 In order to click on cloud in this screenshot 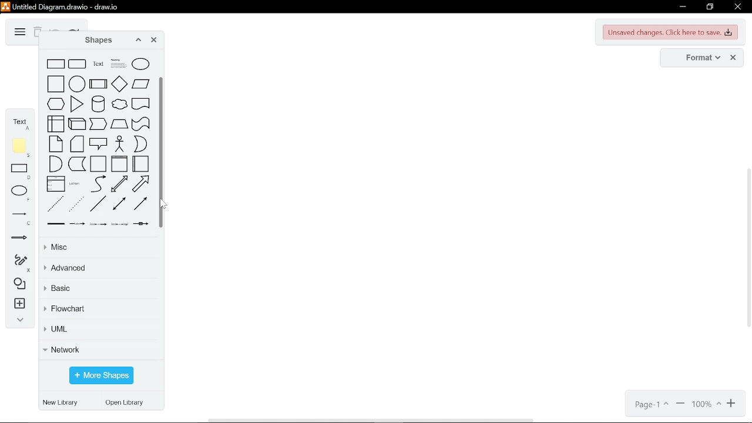, I will do `click(119, 104)`.